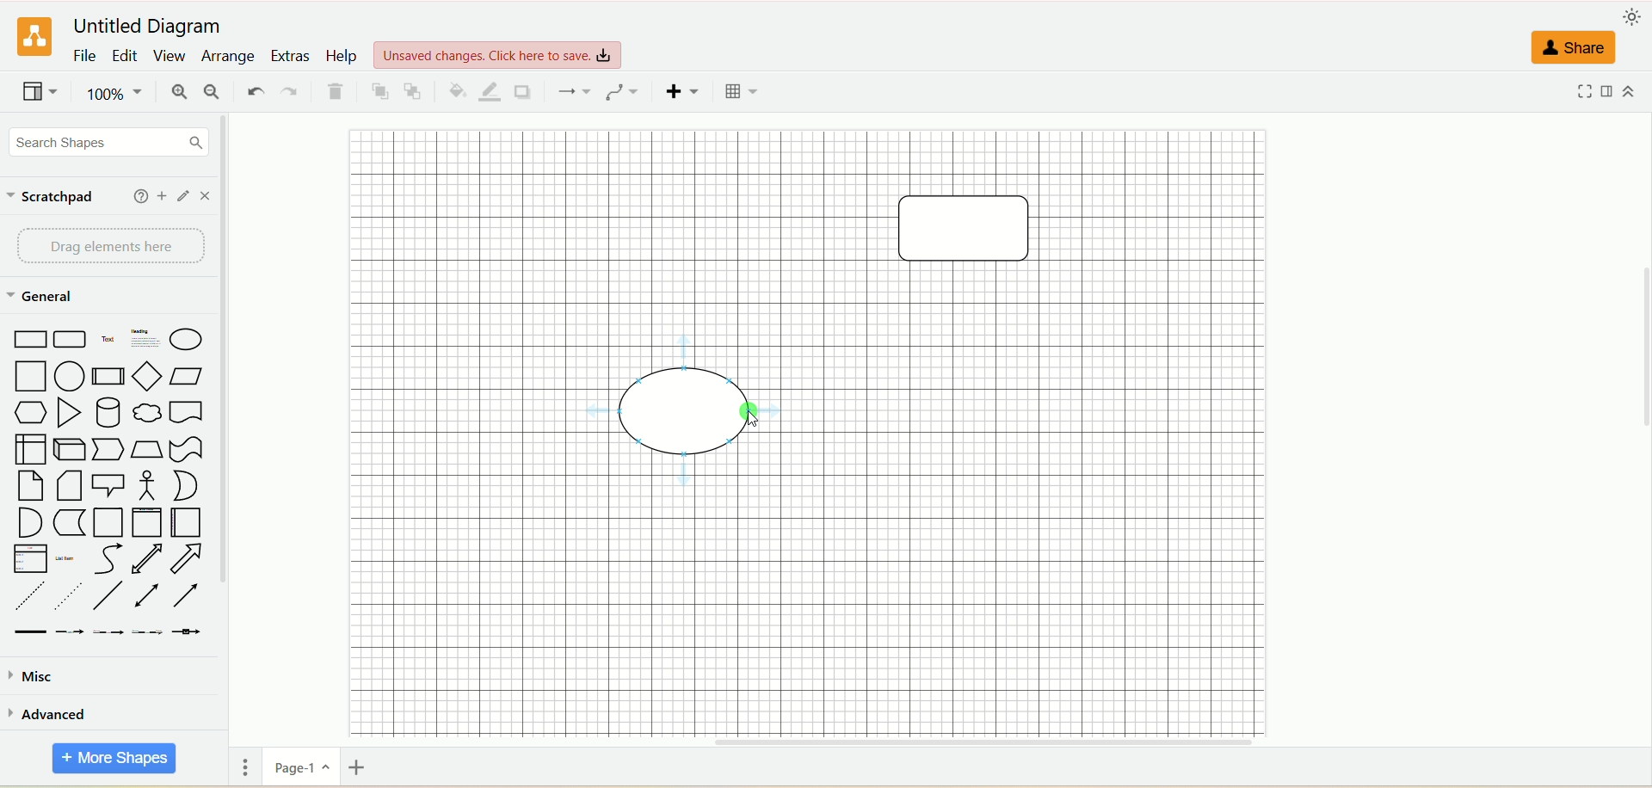 The image size is (1652, 788). I want to click on page-1, so click(299, 766).